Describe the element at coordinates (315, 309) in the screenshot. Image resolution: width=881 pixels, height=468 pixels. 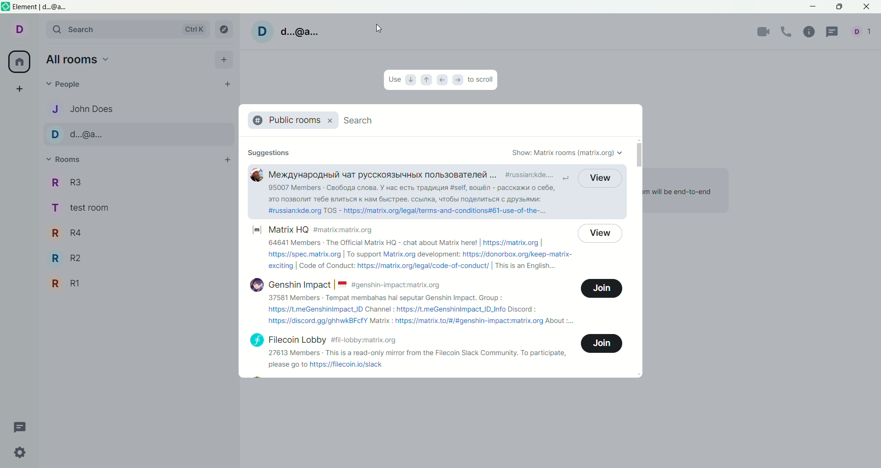
I see `https://t. neGenshinimpact_ID` at that location.